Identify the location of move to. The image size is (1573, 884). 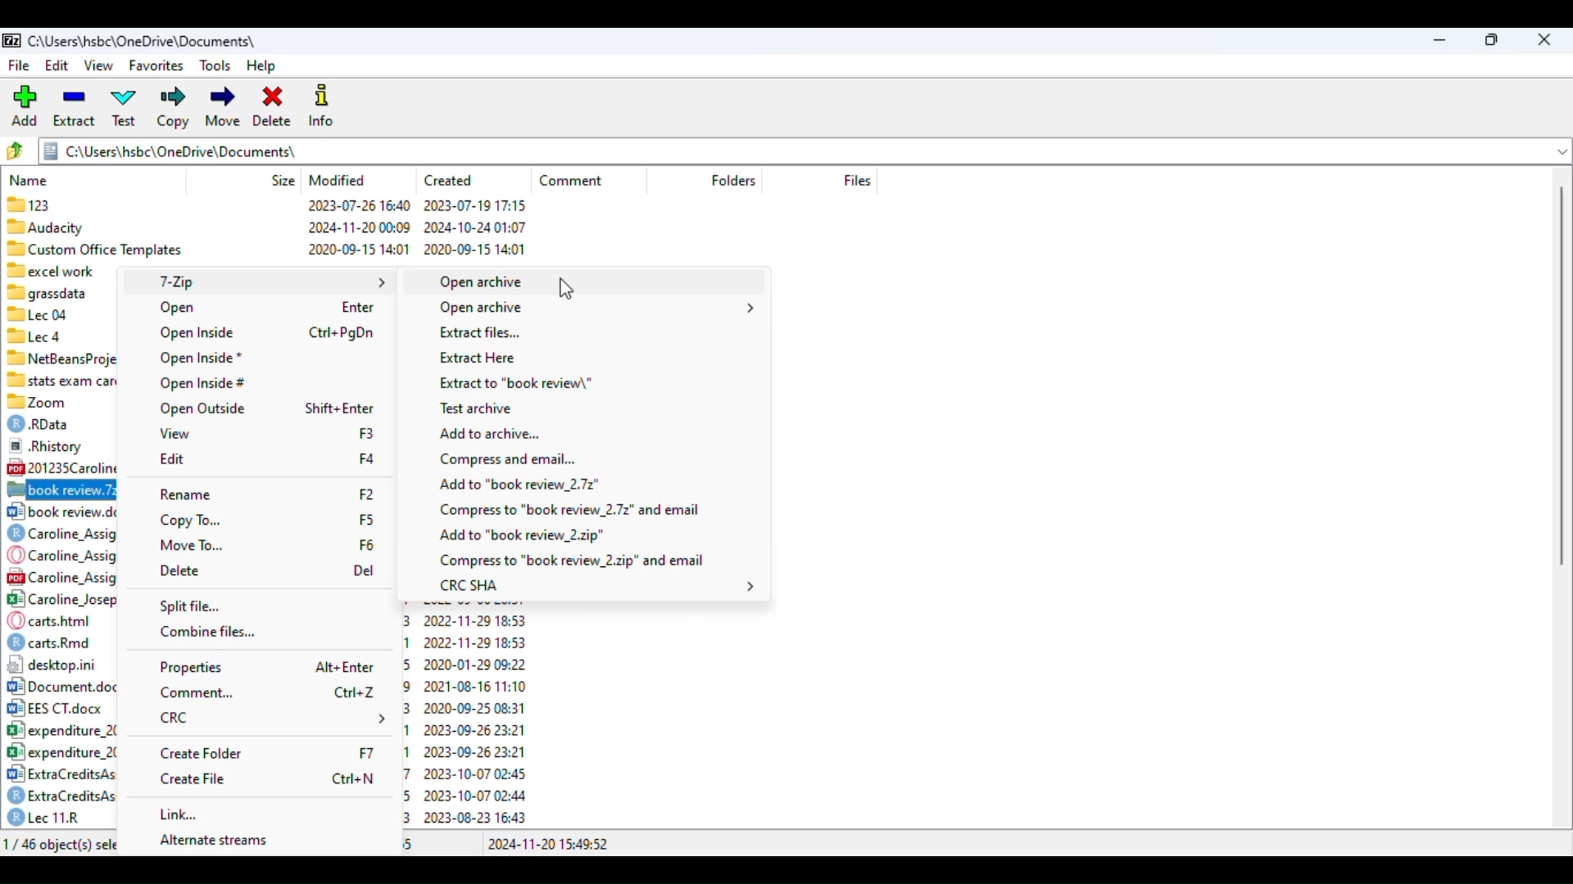
(192, 544).